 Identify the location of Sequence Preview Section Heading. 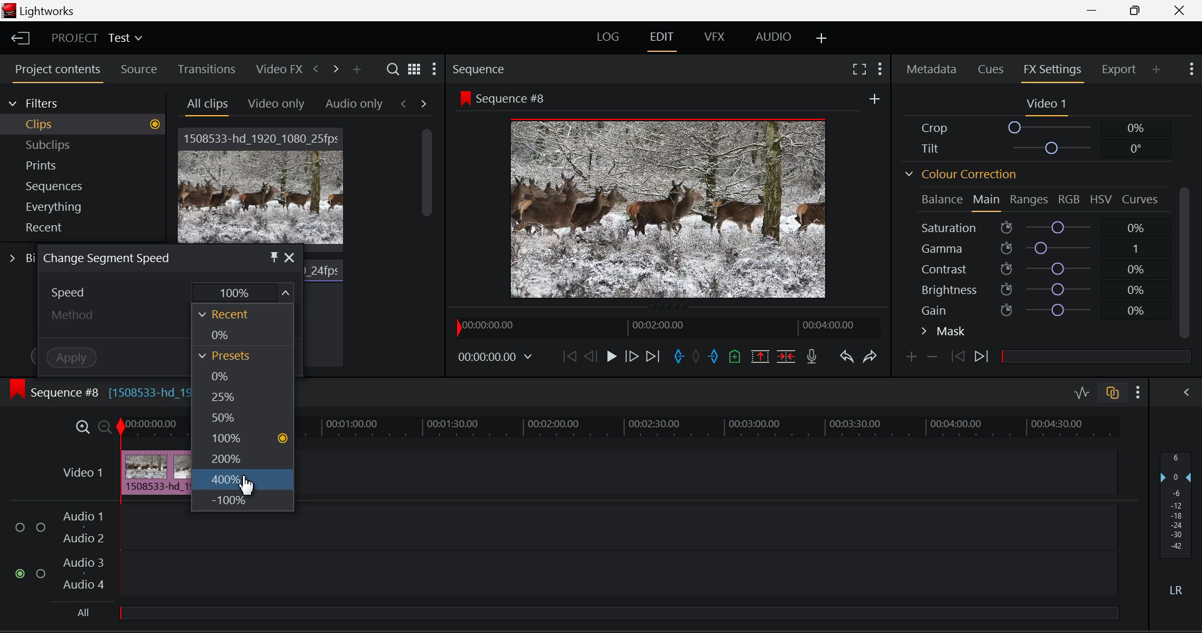
(481, 69).